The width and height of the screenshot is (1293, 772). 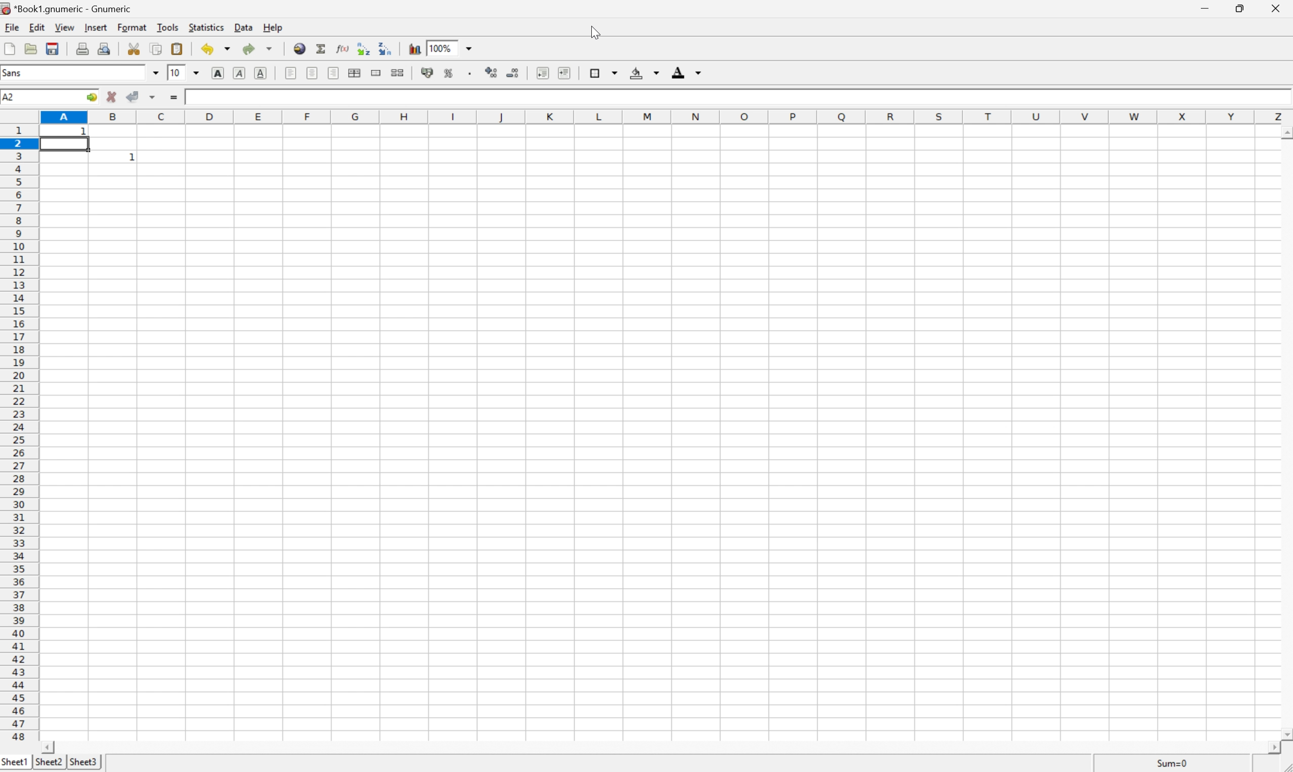 I want to click on center horizontally across selection, so click(x=353, y=72).